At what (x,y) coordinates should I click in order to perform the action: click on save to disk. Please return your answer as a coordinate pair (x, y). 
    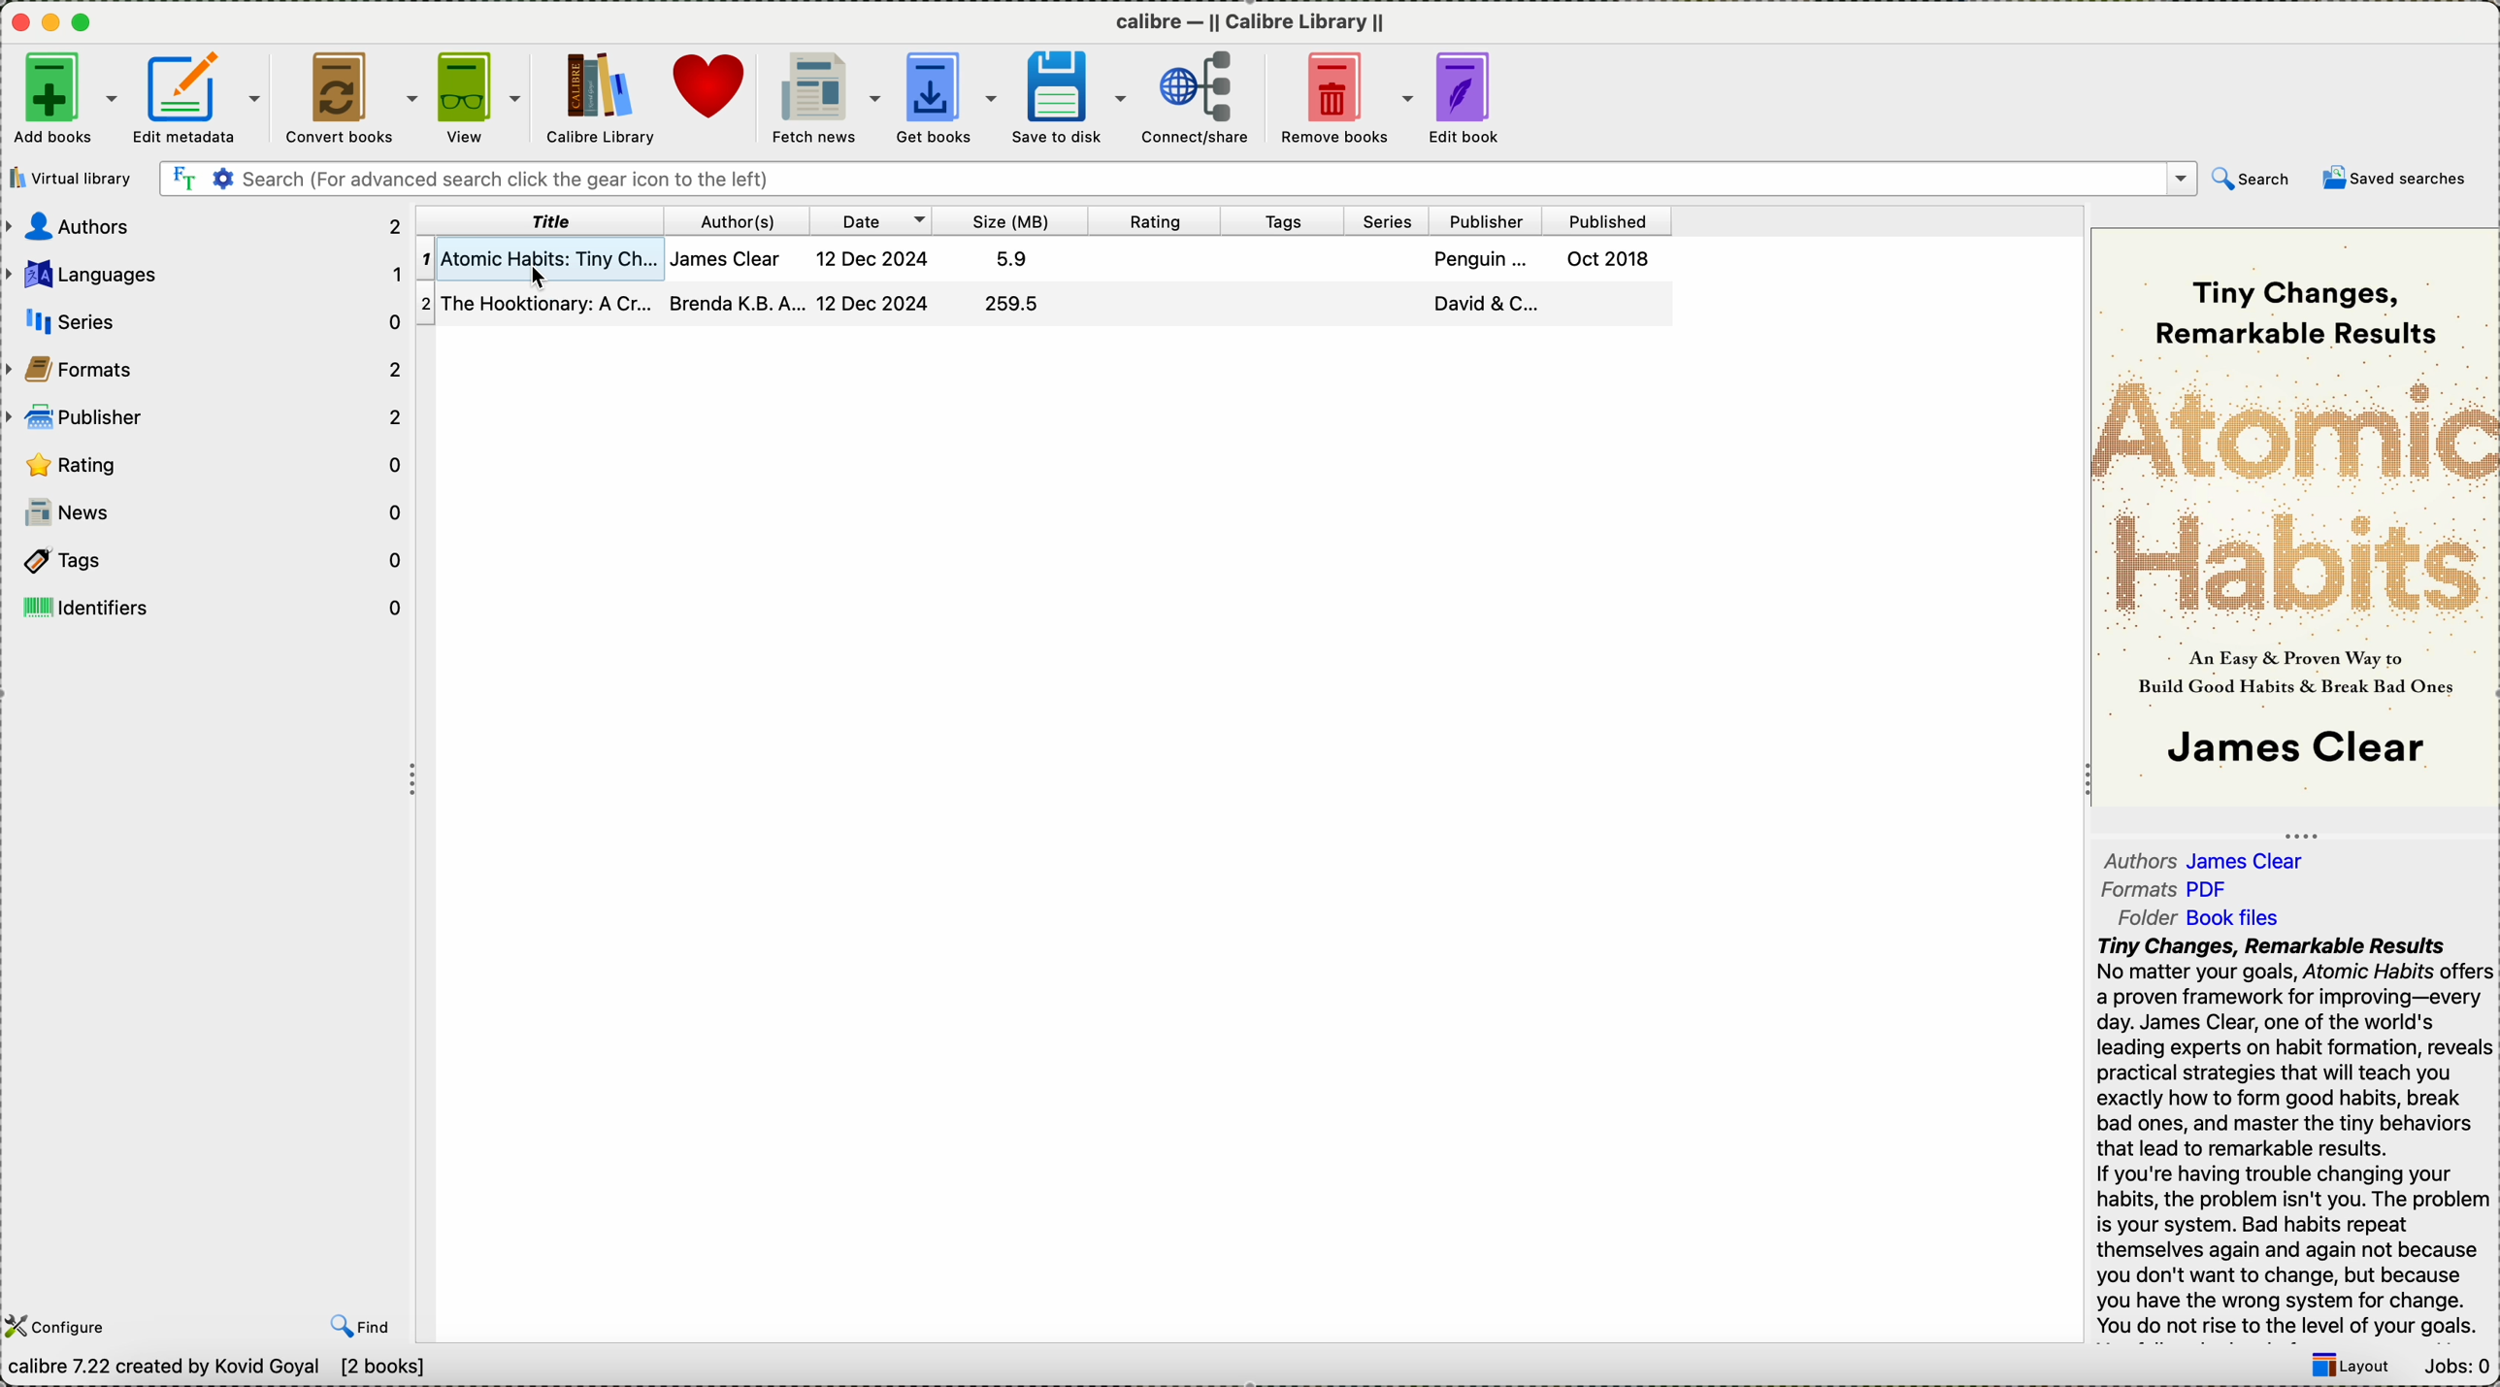
    Looking at the image, I should click on (1064, 97).